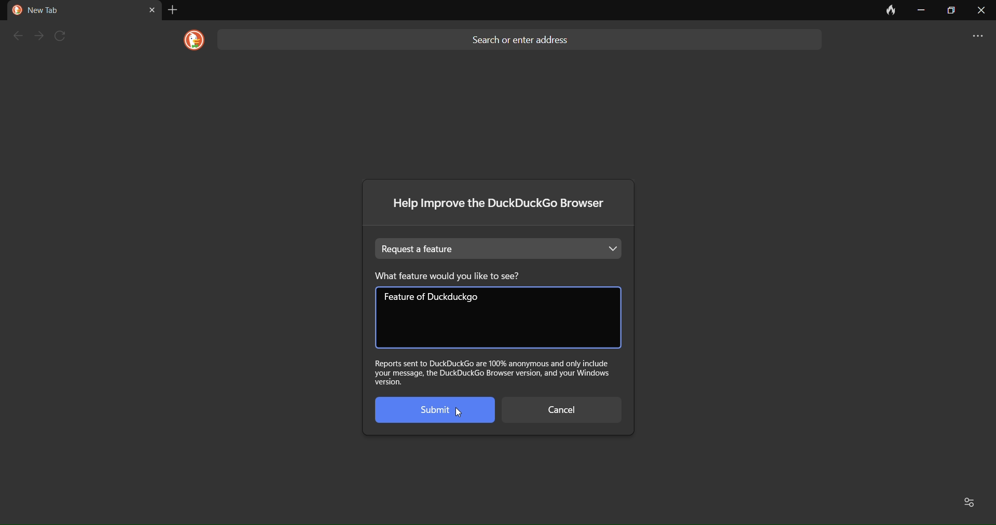 Image resolution: width=996 pixels, height=525 pixels. What do you see at coordinates (561, 411) in the screenshot?
I see `cancel` at bounding box center [561, 411].